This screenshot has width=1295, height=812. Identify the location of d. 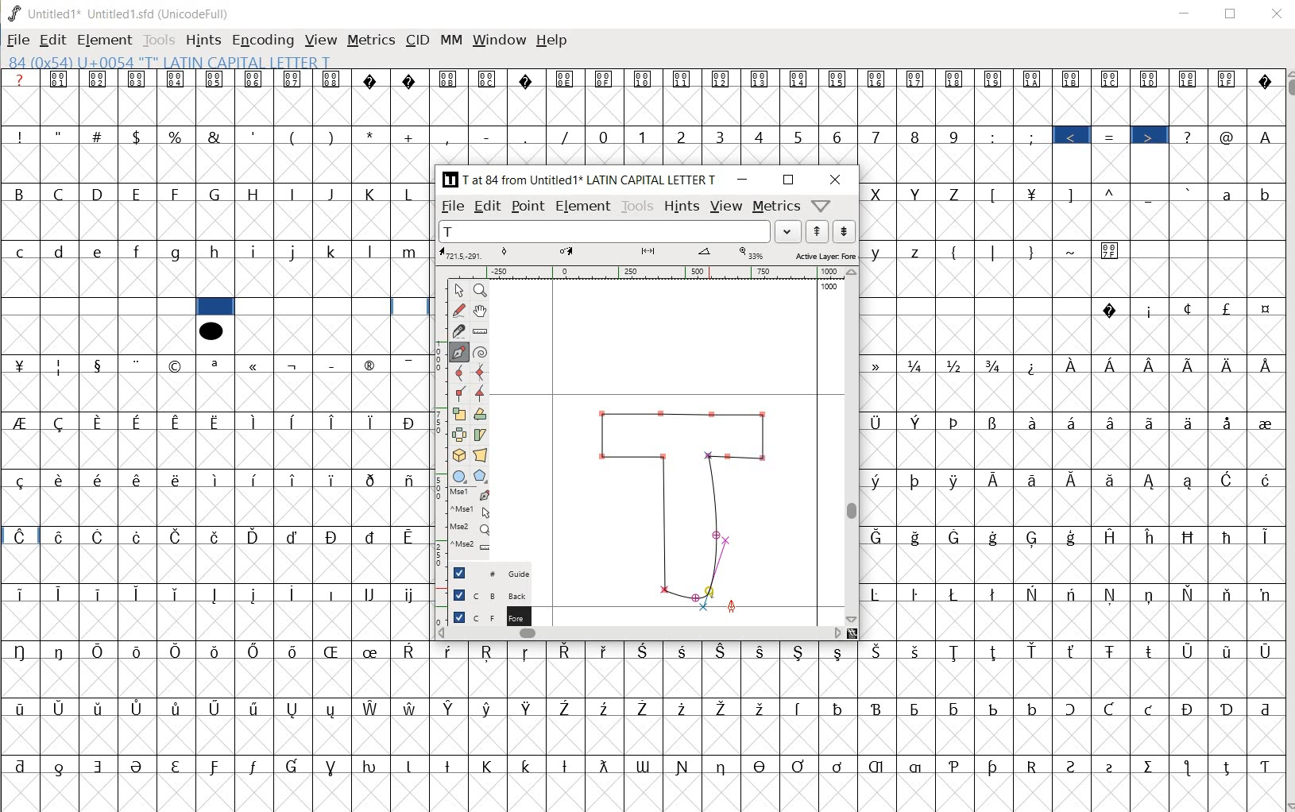
(60, 251).